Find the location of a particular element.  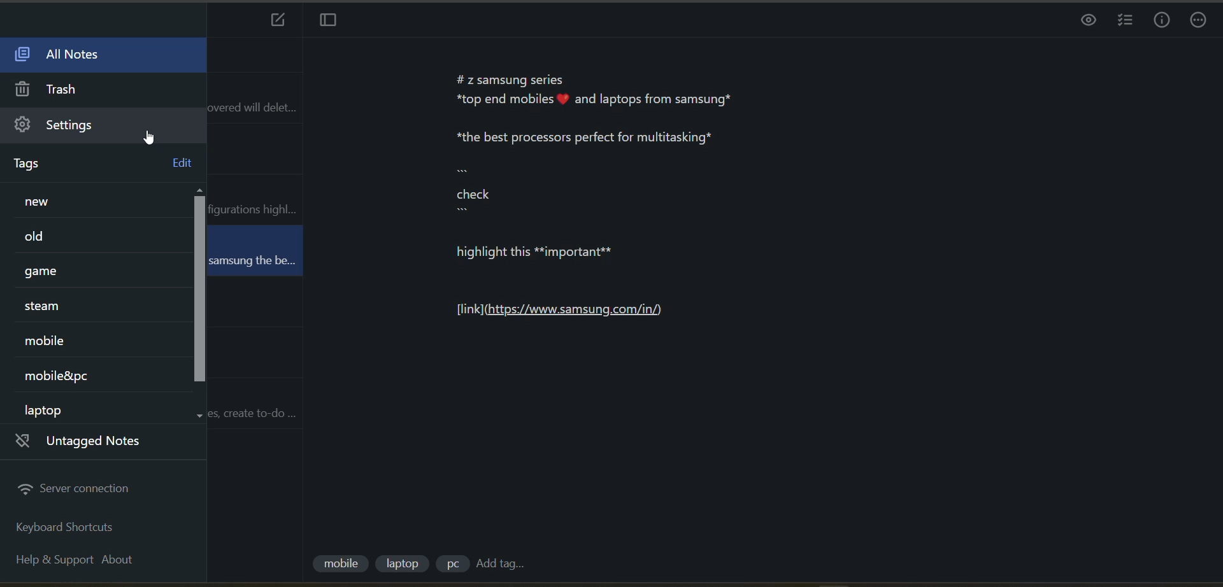

all notes is located at coordinates (57, 55).